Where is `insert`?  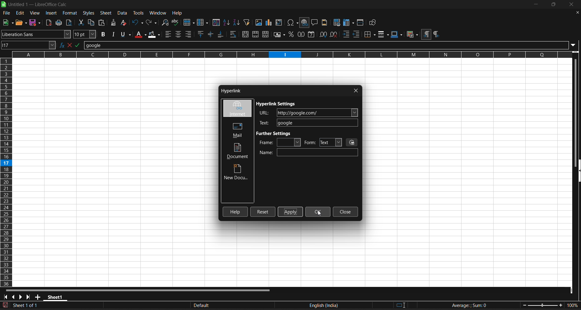 insert is located at coordinates (52, 13).